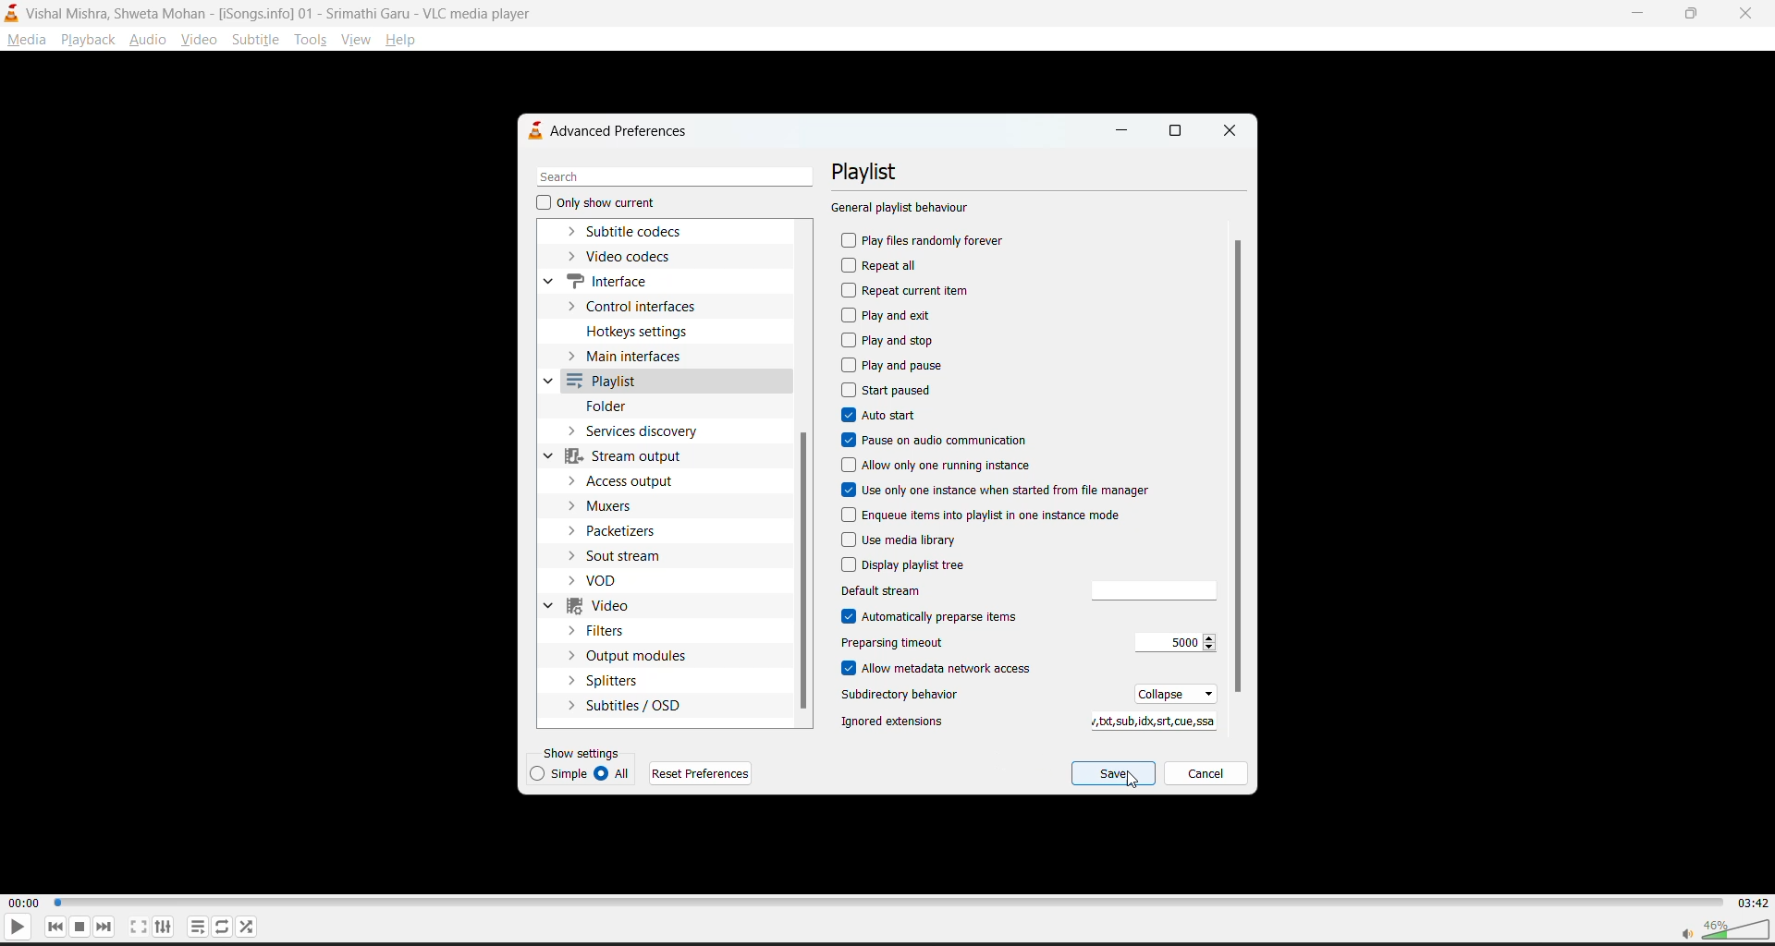 Image resolution: width=1775 pixels, height=946 pixels. I want to click on cursor, so click(1135, 784).